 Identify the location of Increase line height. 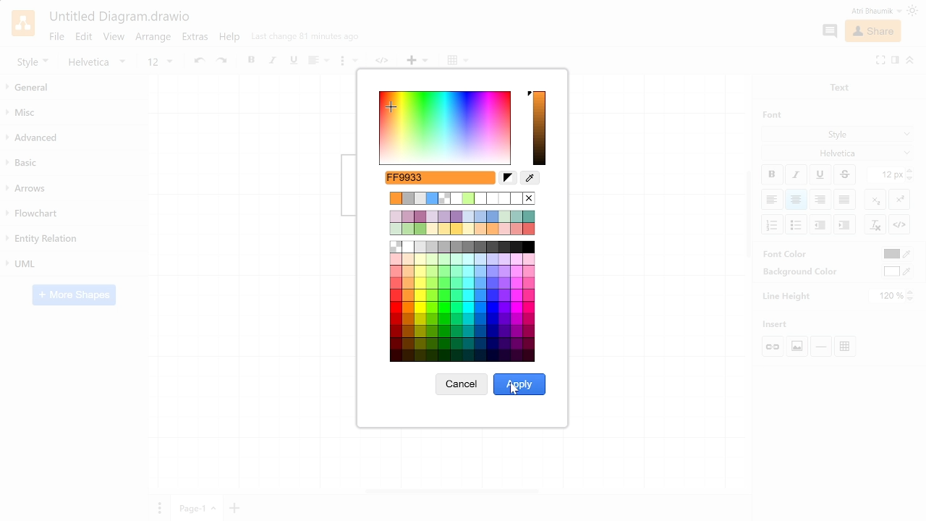
(912, 292).